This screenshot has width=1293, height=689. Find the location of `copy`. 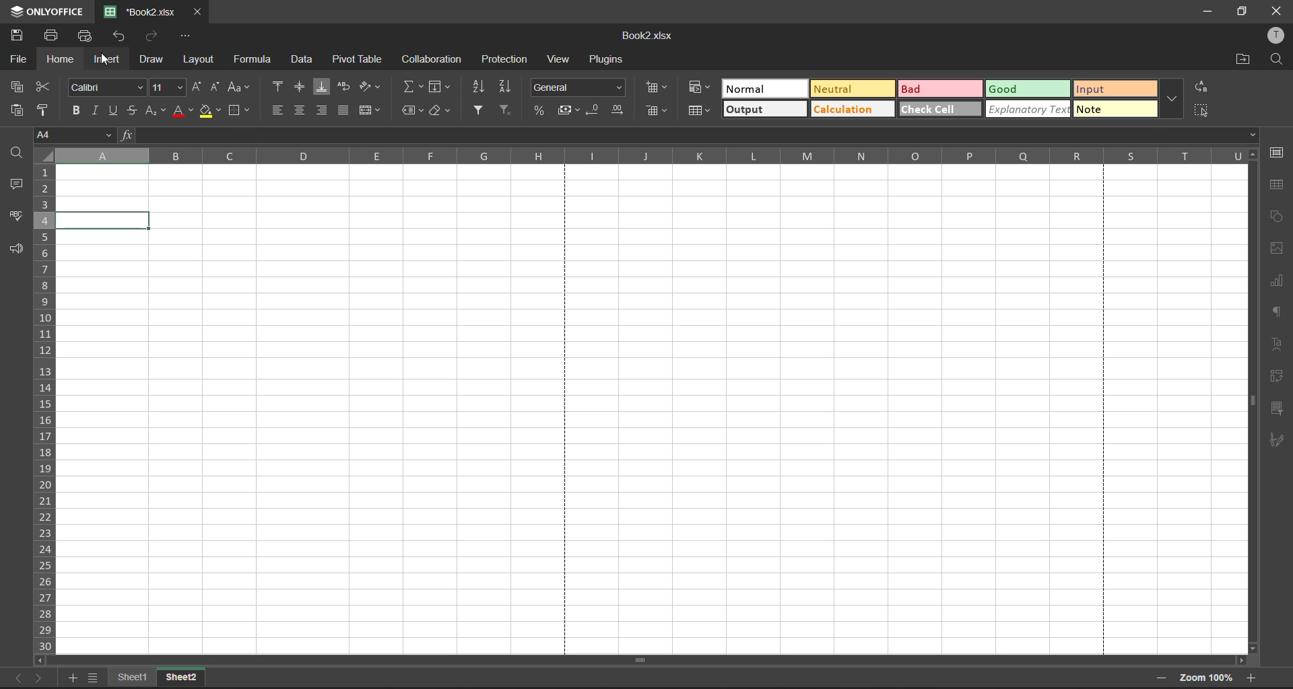

copy is located at coordinates (17, 87).